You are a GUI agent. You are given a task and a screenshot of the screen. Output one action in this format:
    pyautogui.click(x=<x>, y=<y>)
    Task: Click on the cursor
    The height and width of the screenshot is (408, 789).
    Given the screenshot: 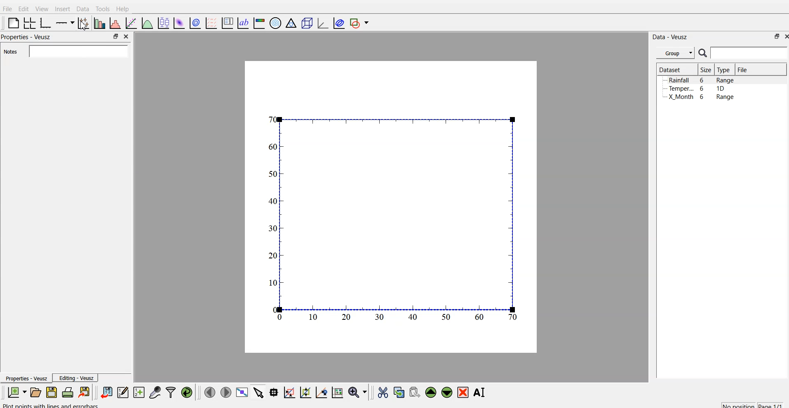 What is the action you would take?
    pyautogui.click(x=83, y=27)
    